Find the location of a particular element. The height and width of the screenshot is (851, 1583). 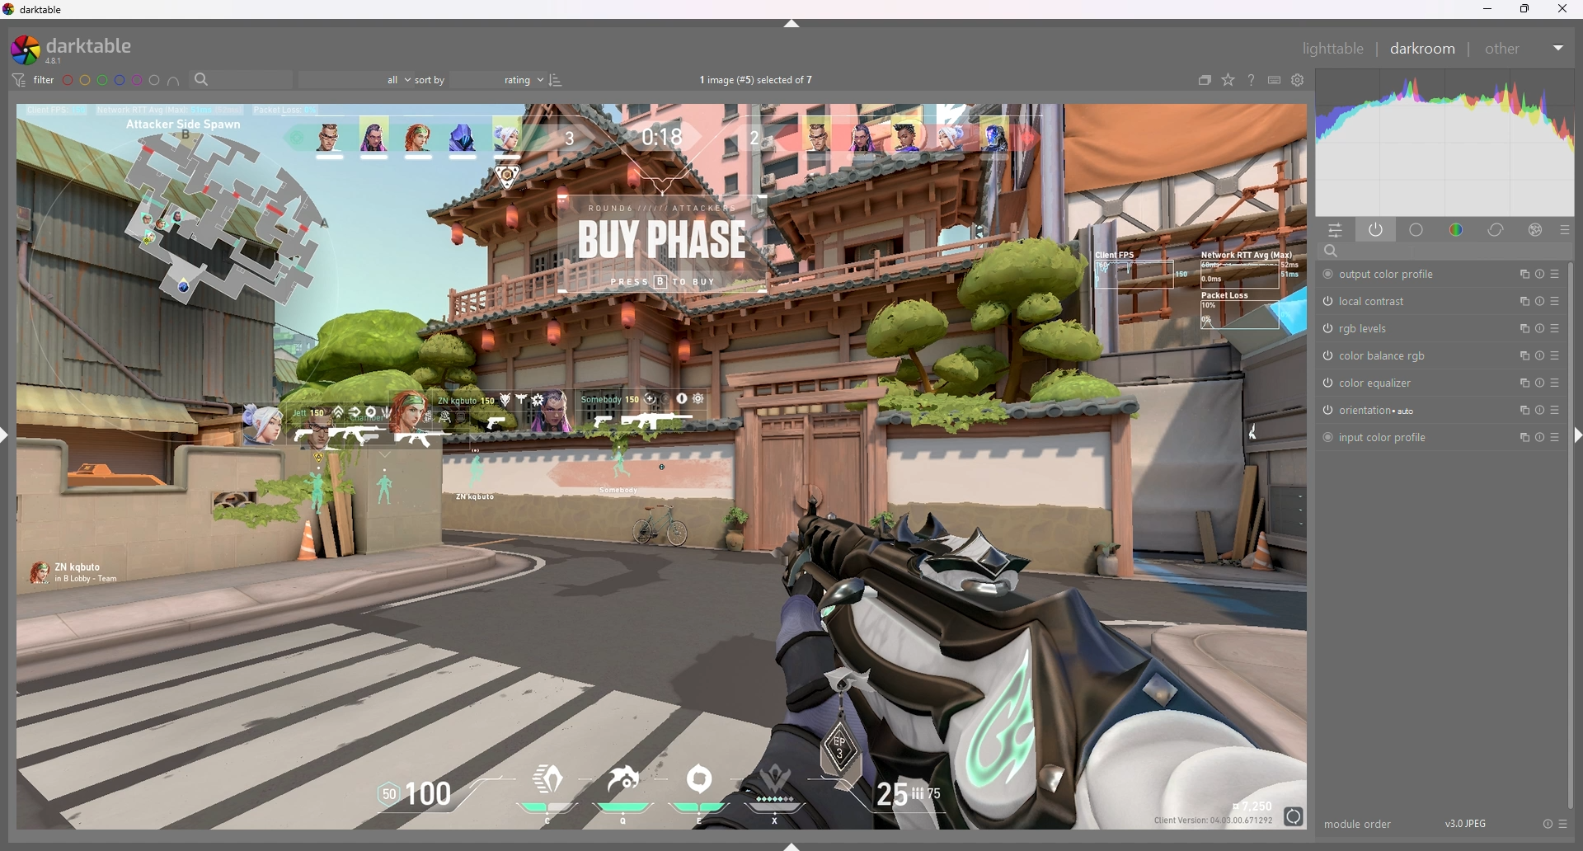

multiple instances action is located at coordinates (1523, 328).